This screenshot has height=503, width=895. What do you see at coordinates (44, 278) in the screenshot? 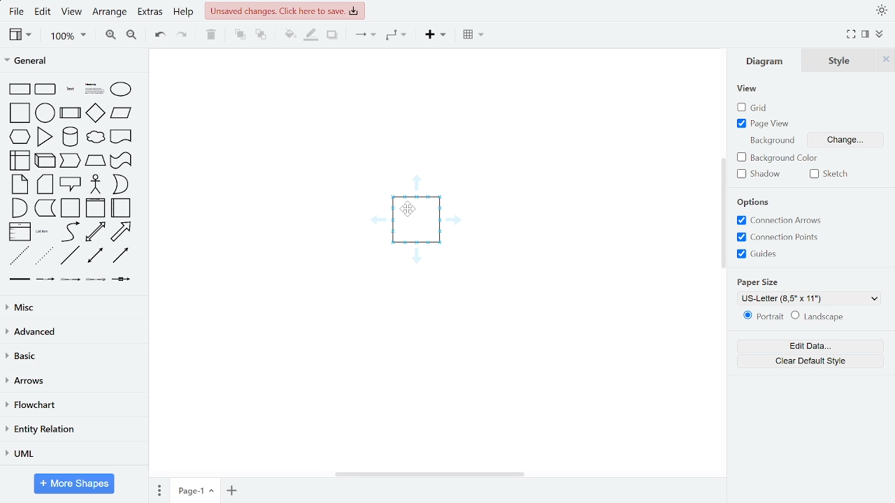
I see `` at bounding box center [44, 278].